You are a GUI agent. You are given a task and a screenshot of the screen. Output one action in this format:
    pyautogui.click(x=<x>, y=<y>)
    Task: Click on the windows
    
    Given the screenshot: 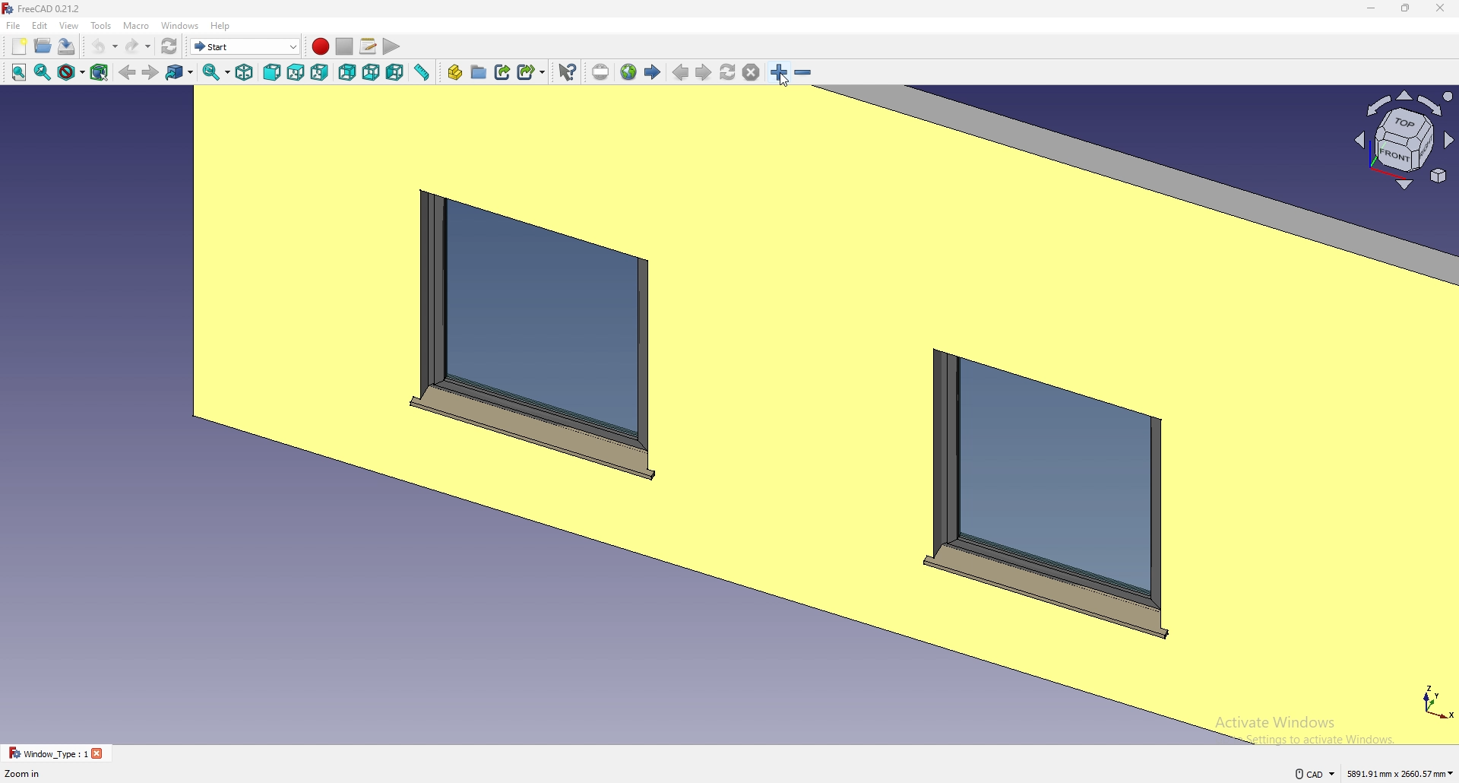 What is the action you would take?
    pyautogui.click(x=182, y=25)
    